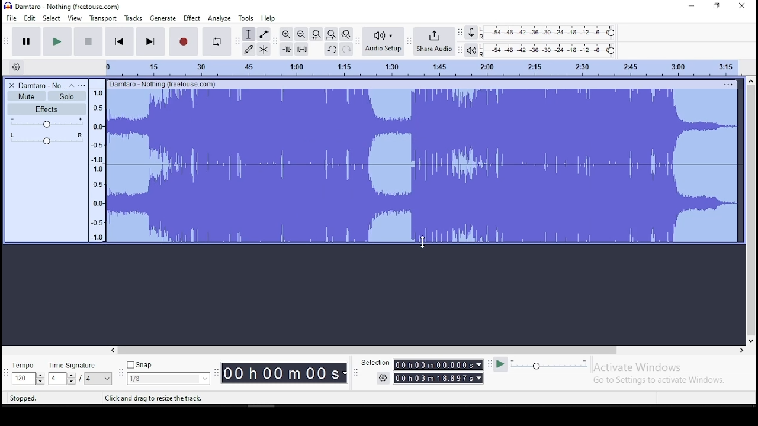 The width and height of the screenshot is (758, 426). What do you see at coordinates (287, 49) in the screenshot?
I see `trim audio outside selection` at bounding box center [287, 49].